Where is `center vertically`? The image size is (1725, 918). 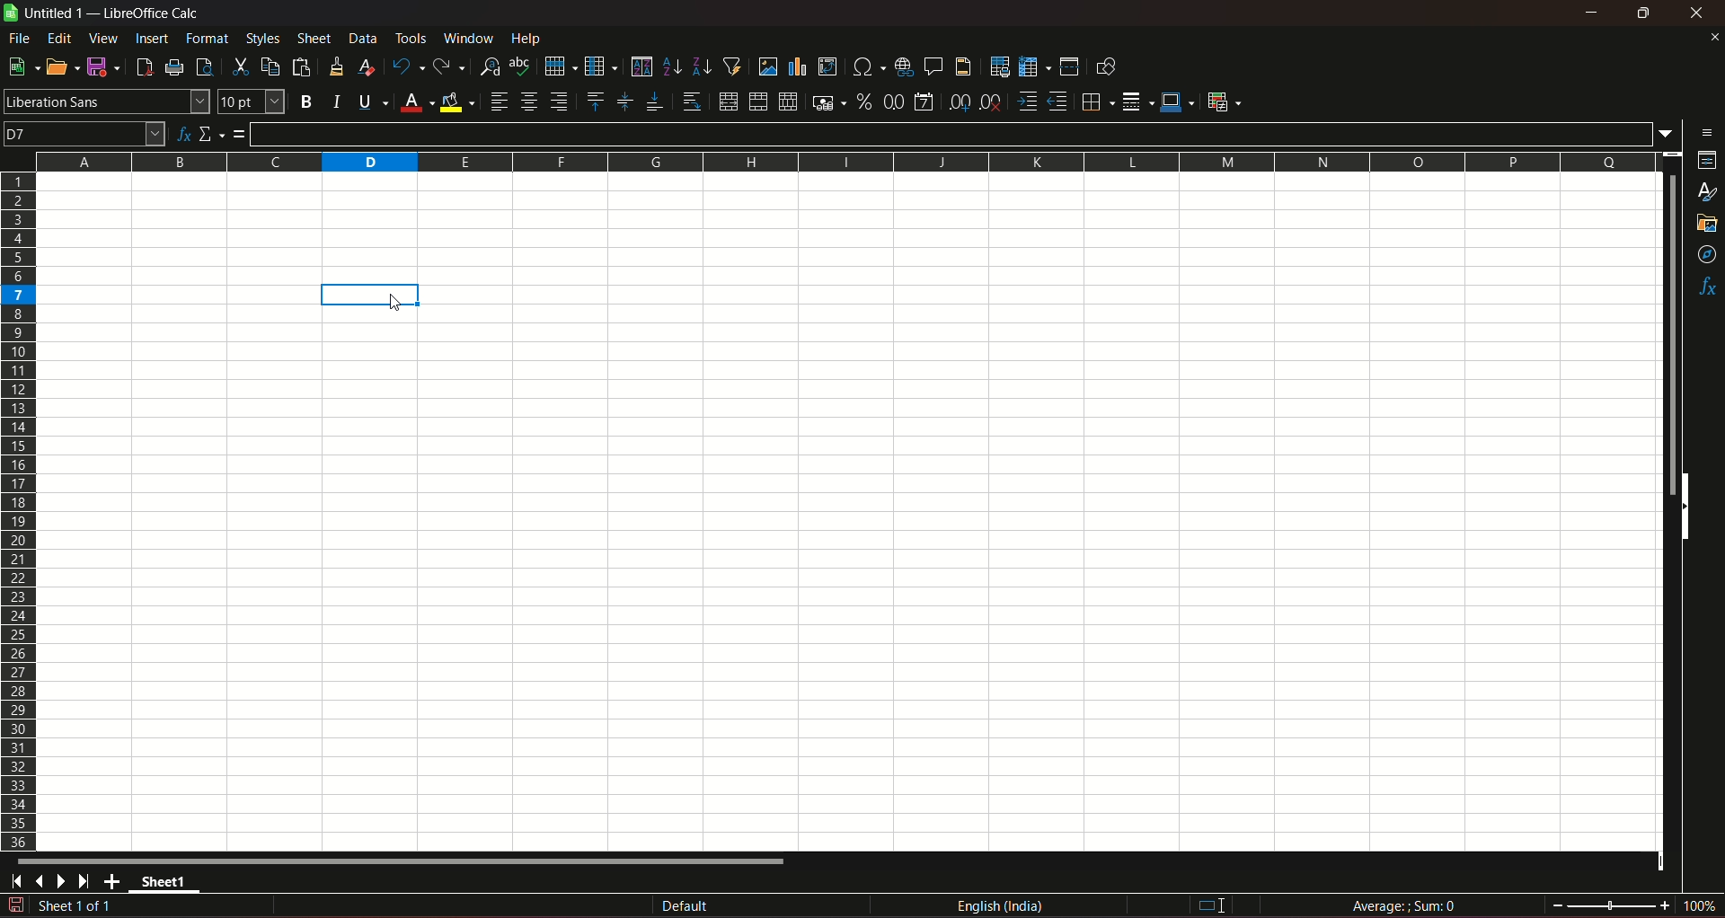
center vertically is located at coordinates (624, 102).